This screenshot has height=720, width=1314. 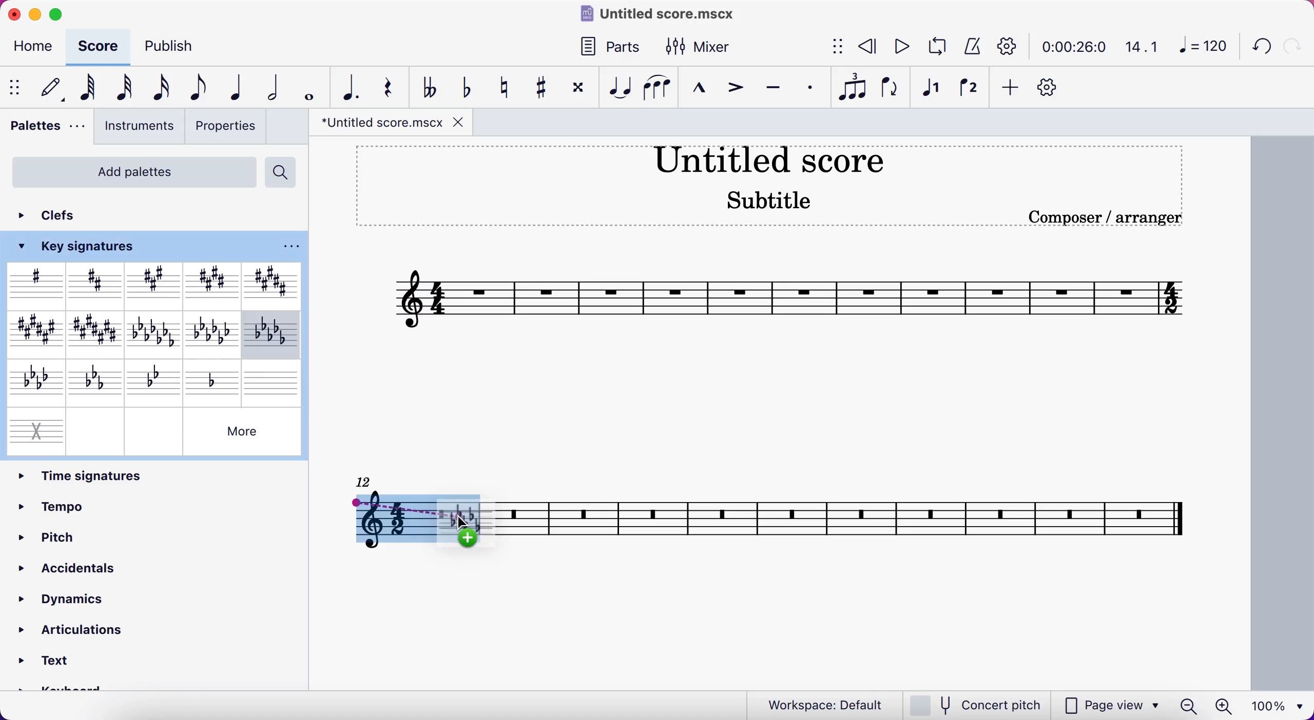 I want to click on add palettes, so click(x=131, y=171).